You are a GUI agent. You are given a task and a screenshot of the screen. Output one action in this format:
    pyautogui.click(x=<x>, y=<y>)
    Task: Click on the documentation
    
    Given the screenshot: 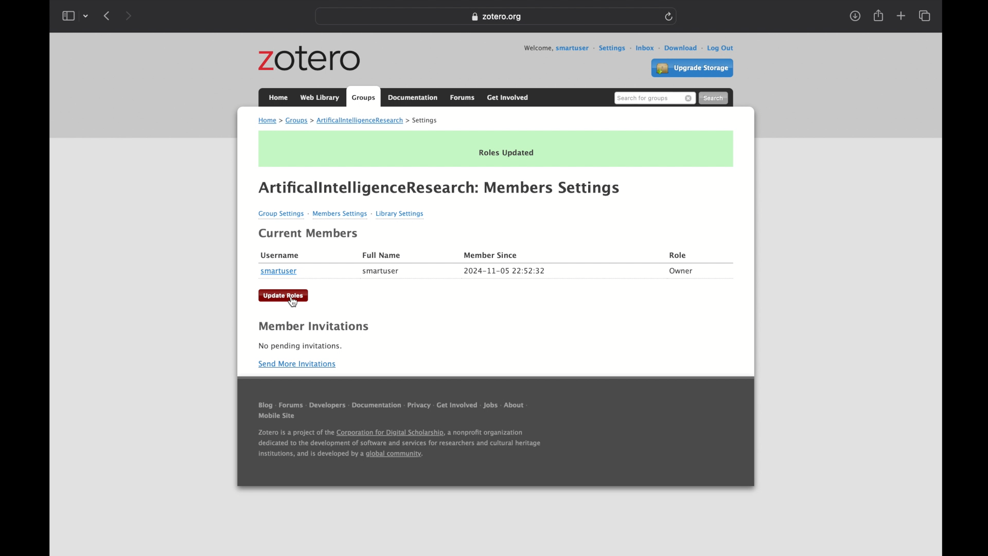 What is the action you would take?
    pyautogui.click(x=377, y=408)
    